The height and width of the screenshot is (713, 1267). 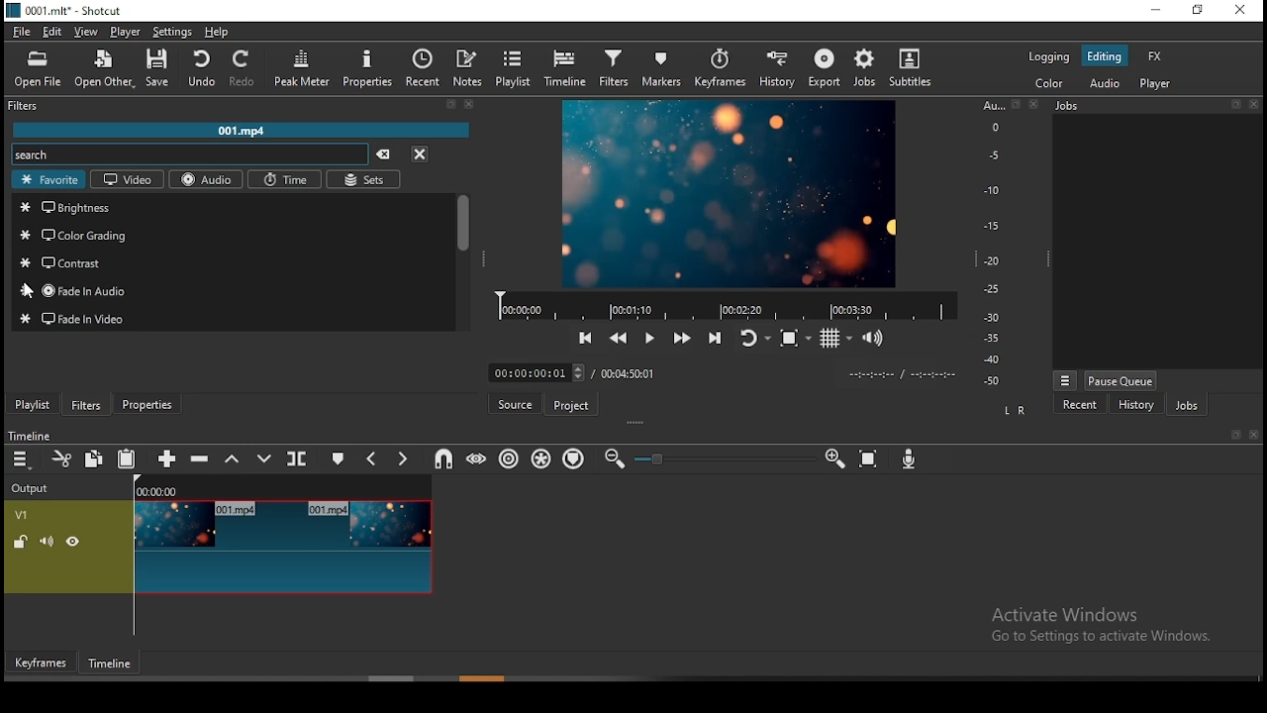 I want to click on view as tiles, so click(x=230, y=374).